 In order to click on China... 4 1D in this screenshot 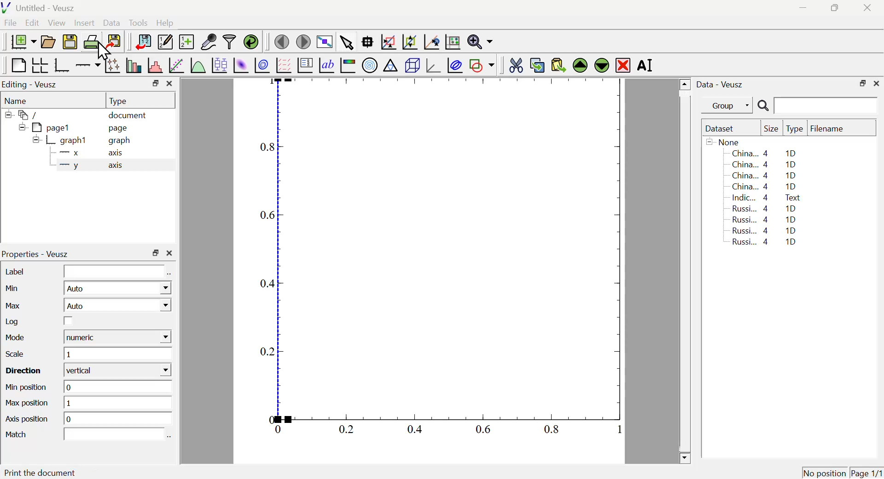, I will do `click(765, 176)`.